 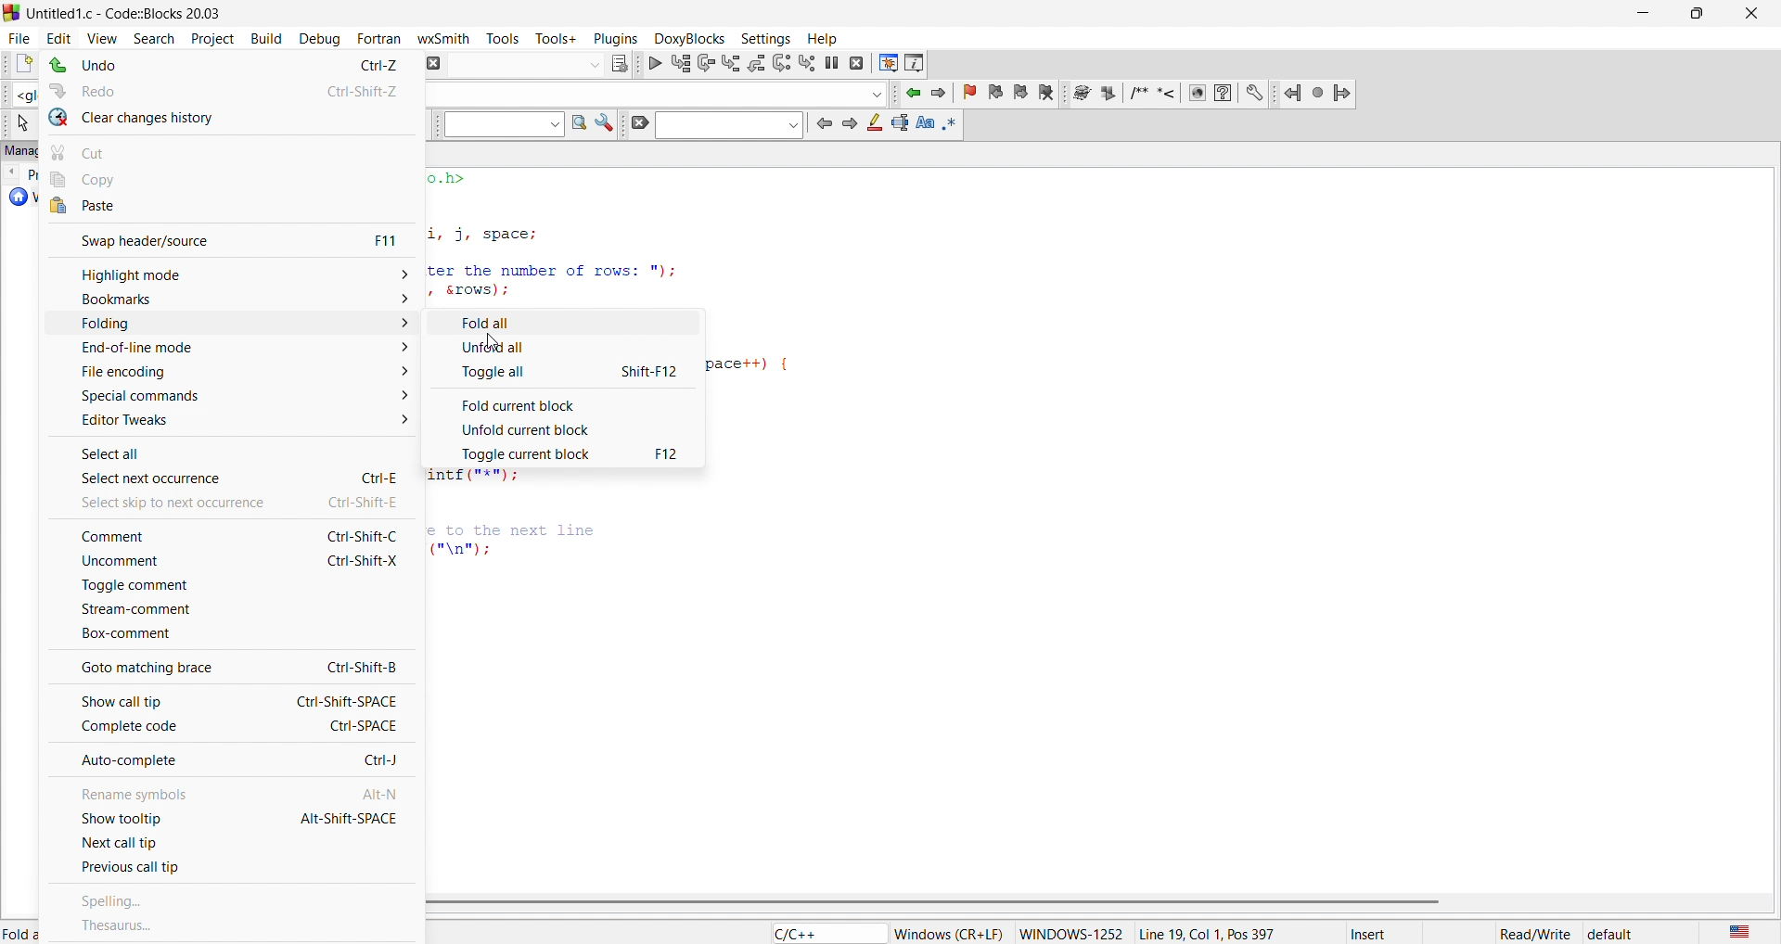 What do you see at coordinates (226, 789) in the screenshot?
I see `rename symbols` at bounding box center [226, 789].